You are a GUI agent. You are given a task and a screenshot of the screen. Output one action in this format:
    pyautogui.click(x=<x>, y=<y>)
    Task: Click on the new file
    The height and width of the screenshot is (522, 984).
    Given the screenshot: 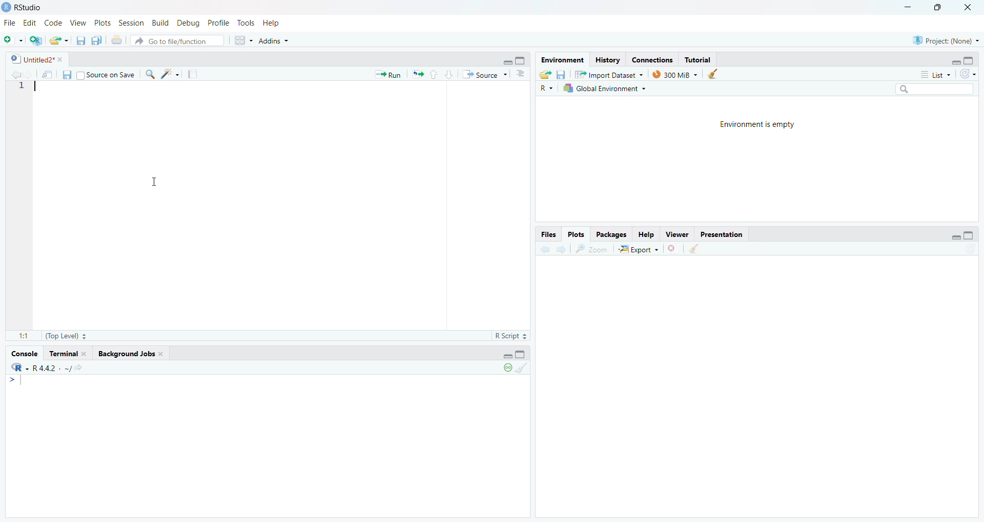 What is the action you would take?
    pyautogui.click(x=12, y=40)
    